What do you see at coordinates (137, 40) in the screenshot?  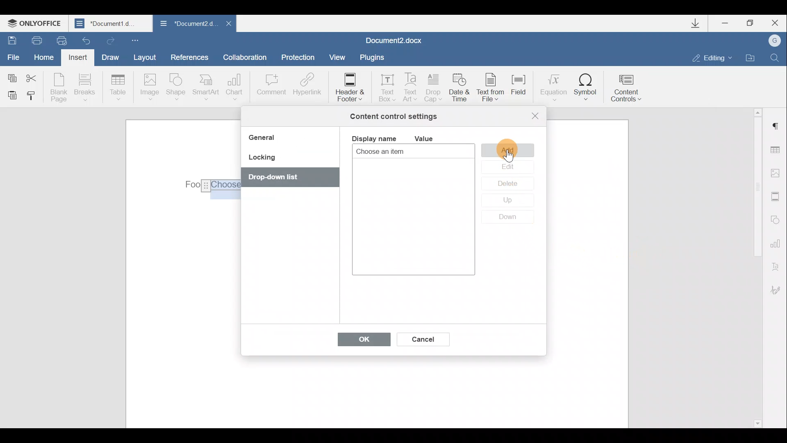 I see `Customize quick access toolbar` at bounding box center [137, 40].